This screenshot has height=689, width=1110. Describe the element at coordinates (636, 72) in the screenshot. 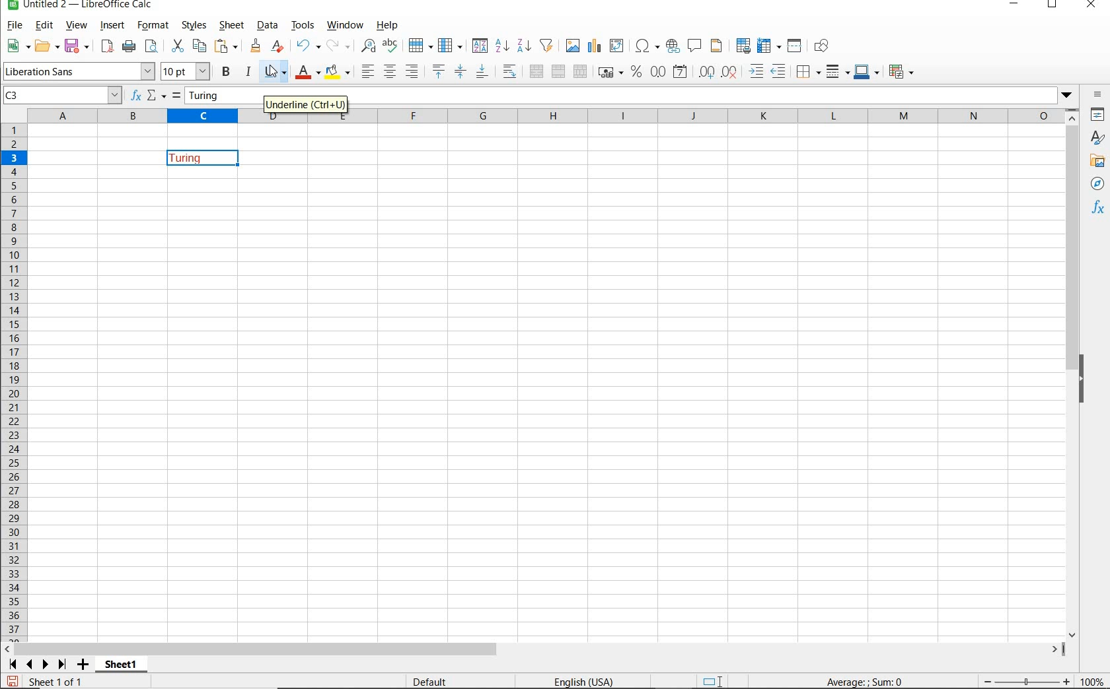

I see `FORMAT AS PERCENT` at that location.